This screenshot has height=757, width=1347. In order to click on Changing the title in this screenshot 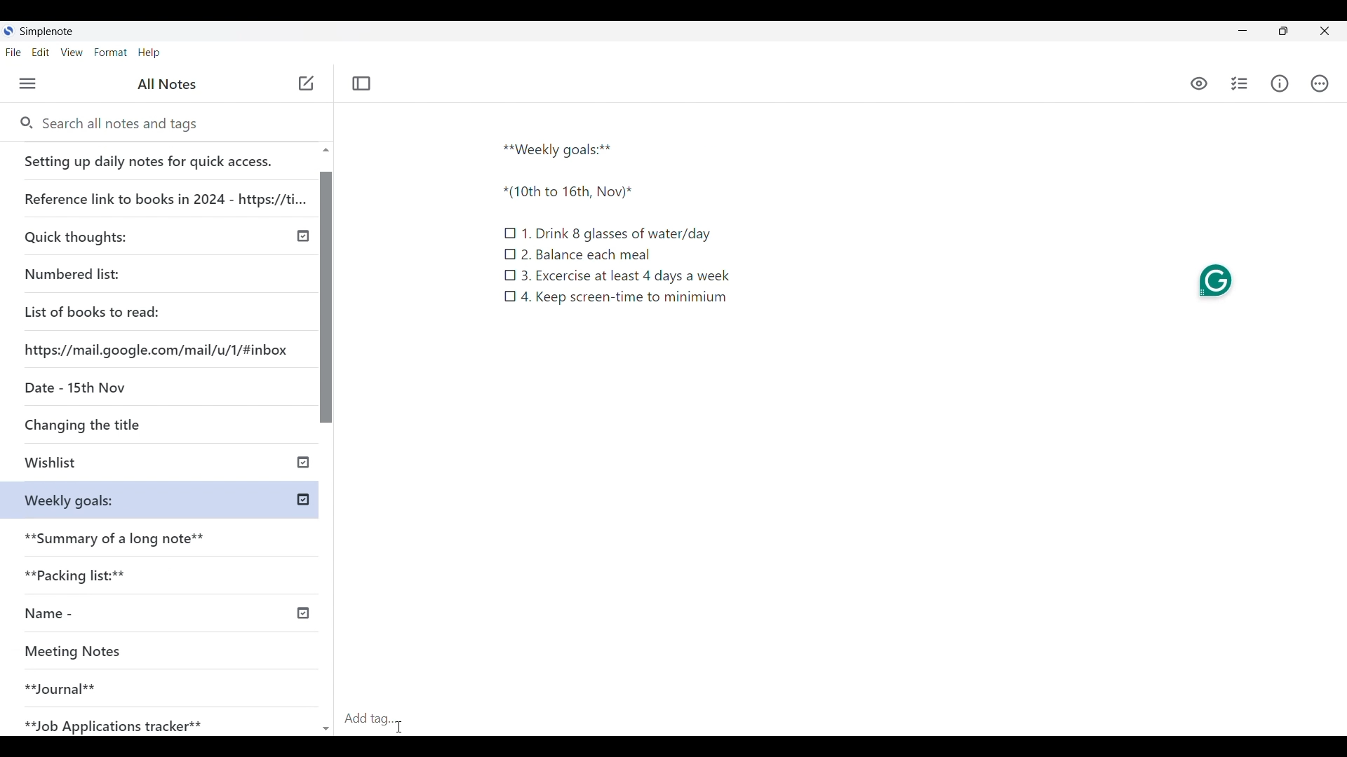, I will do `click(112, 424)`.